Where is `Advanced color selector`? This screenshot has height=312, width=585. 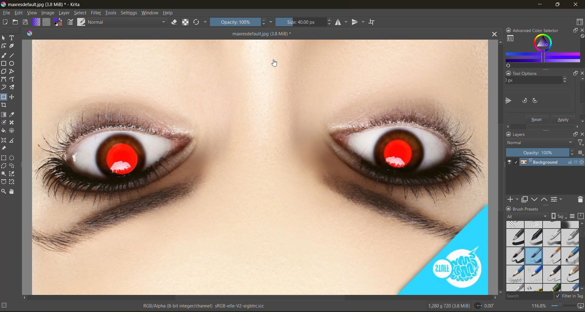 Advanced color selector is located at coordinates (539, 29).